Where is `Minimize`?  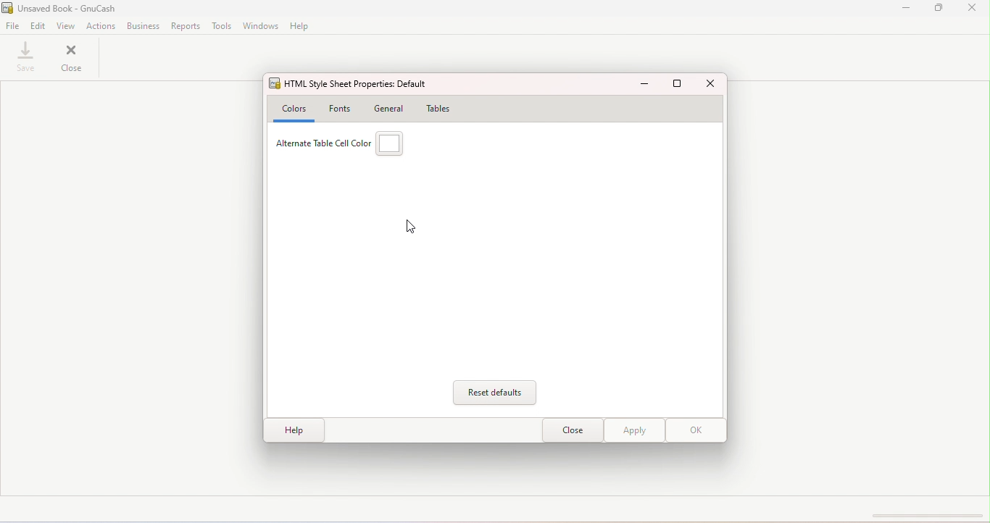 Minimize is located at coordinates (648, 85).